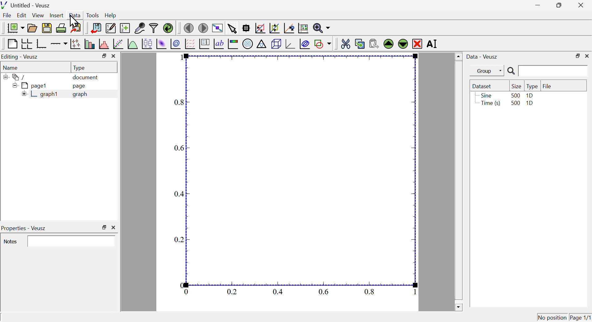 This screenshot has width=592, height=322. Describe the element at coordinates (59, 44) in the screenshot. I see `add an axis to the plot` at that location.